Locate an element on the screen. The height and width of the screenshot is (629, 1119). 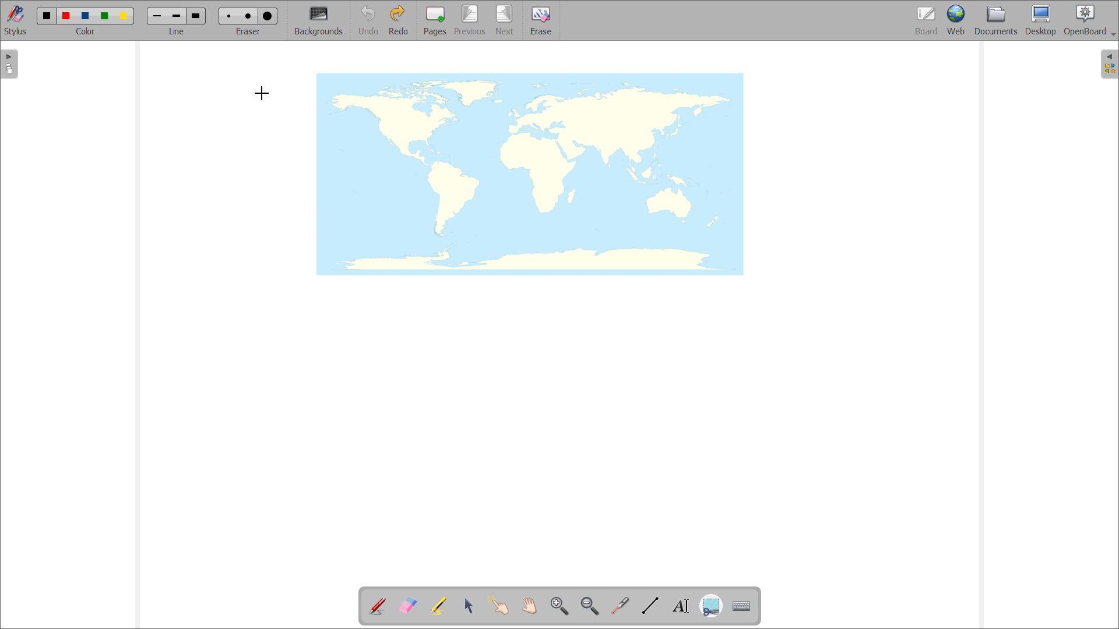
desktop is located at coordinates (1041, 20).